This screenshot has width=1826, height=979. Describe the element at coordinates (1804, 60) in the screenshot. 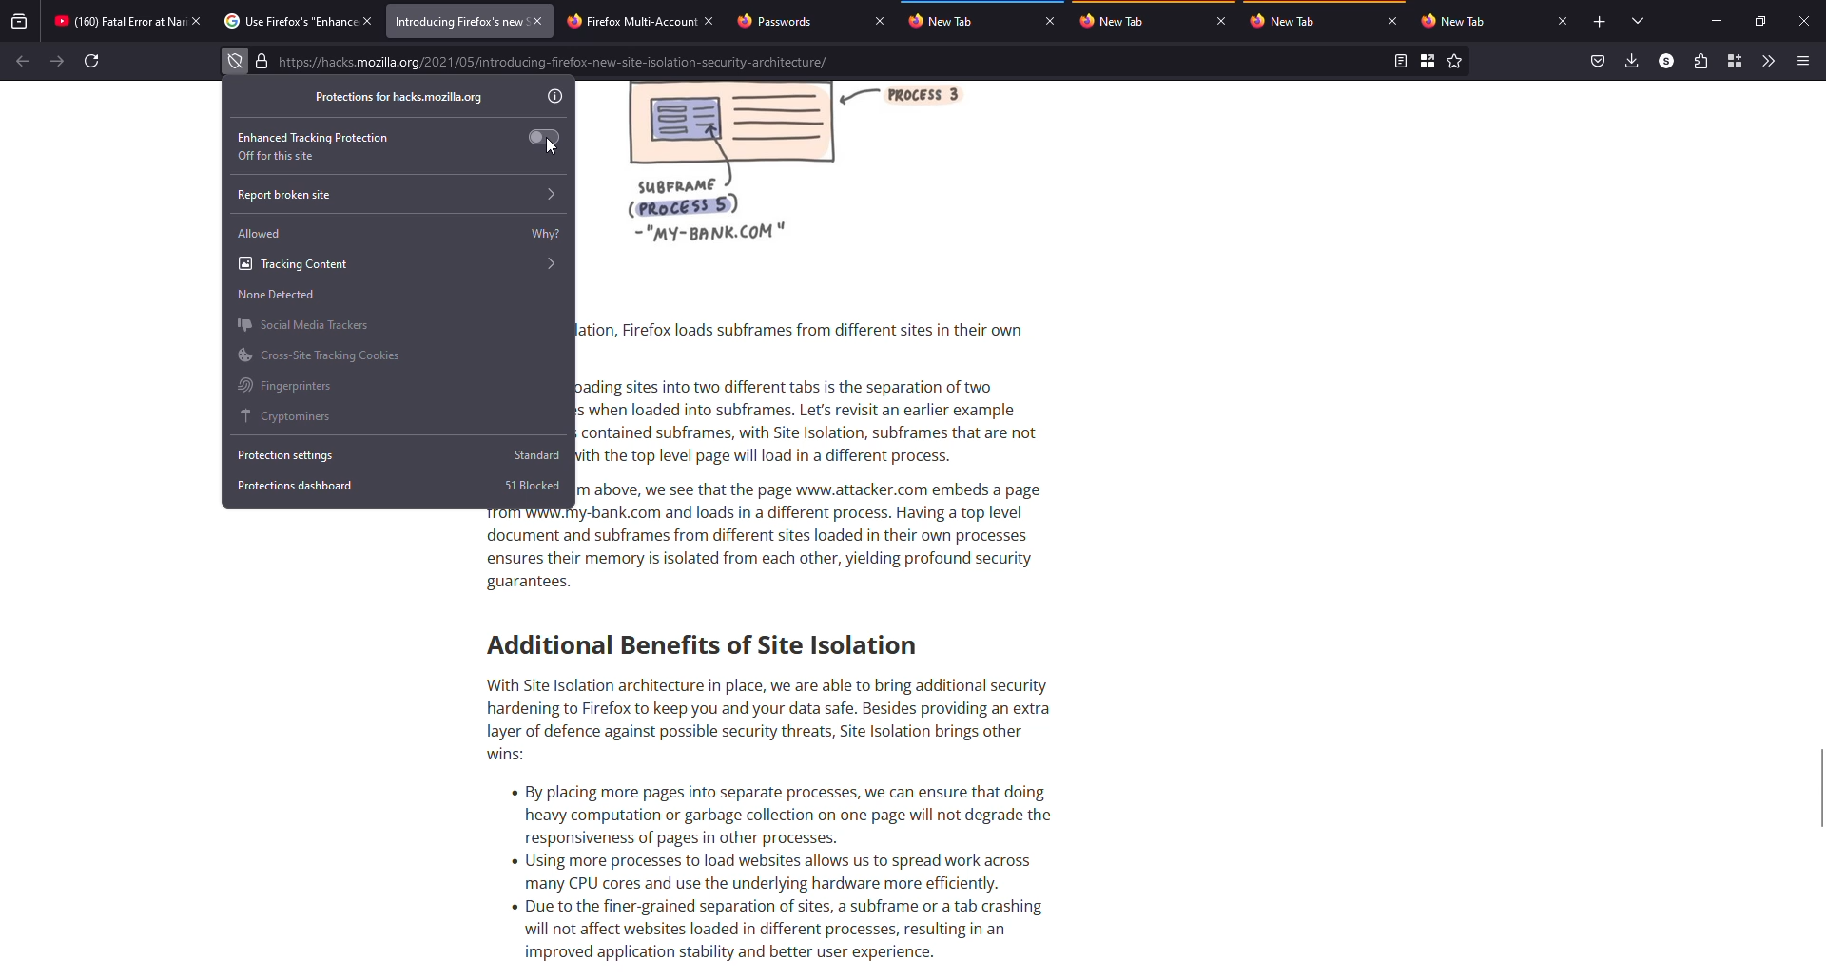

I see `menu` at that location.